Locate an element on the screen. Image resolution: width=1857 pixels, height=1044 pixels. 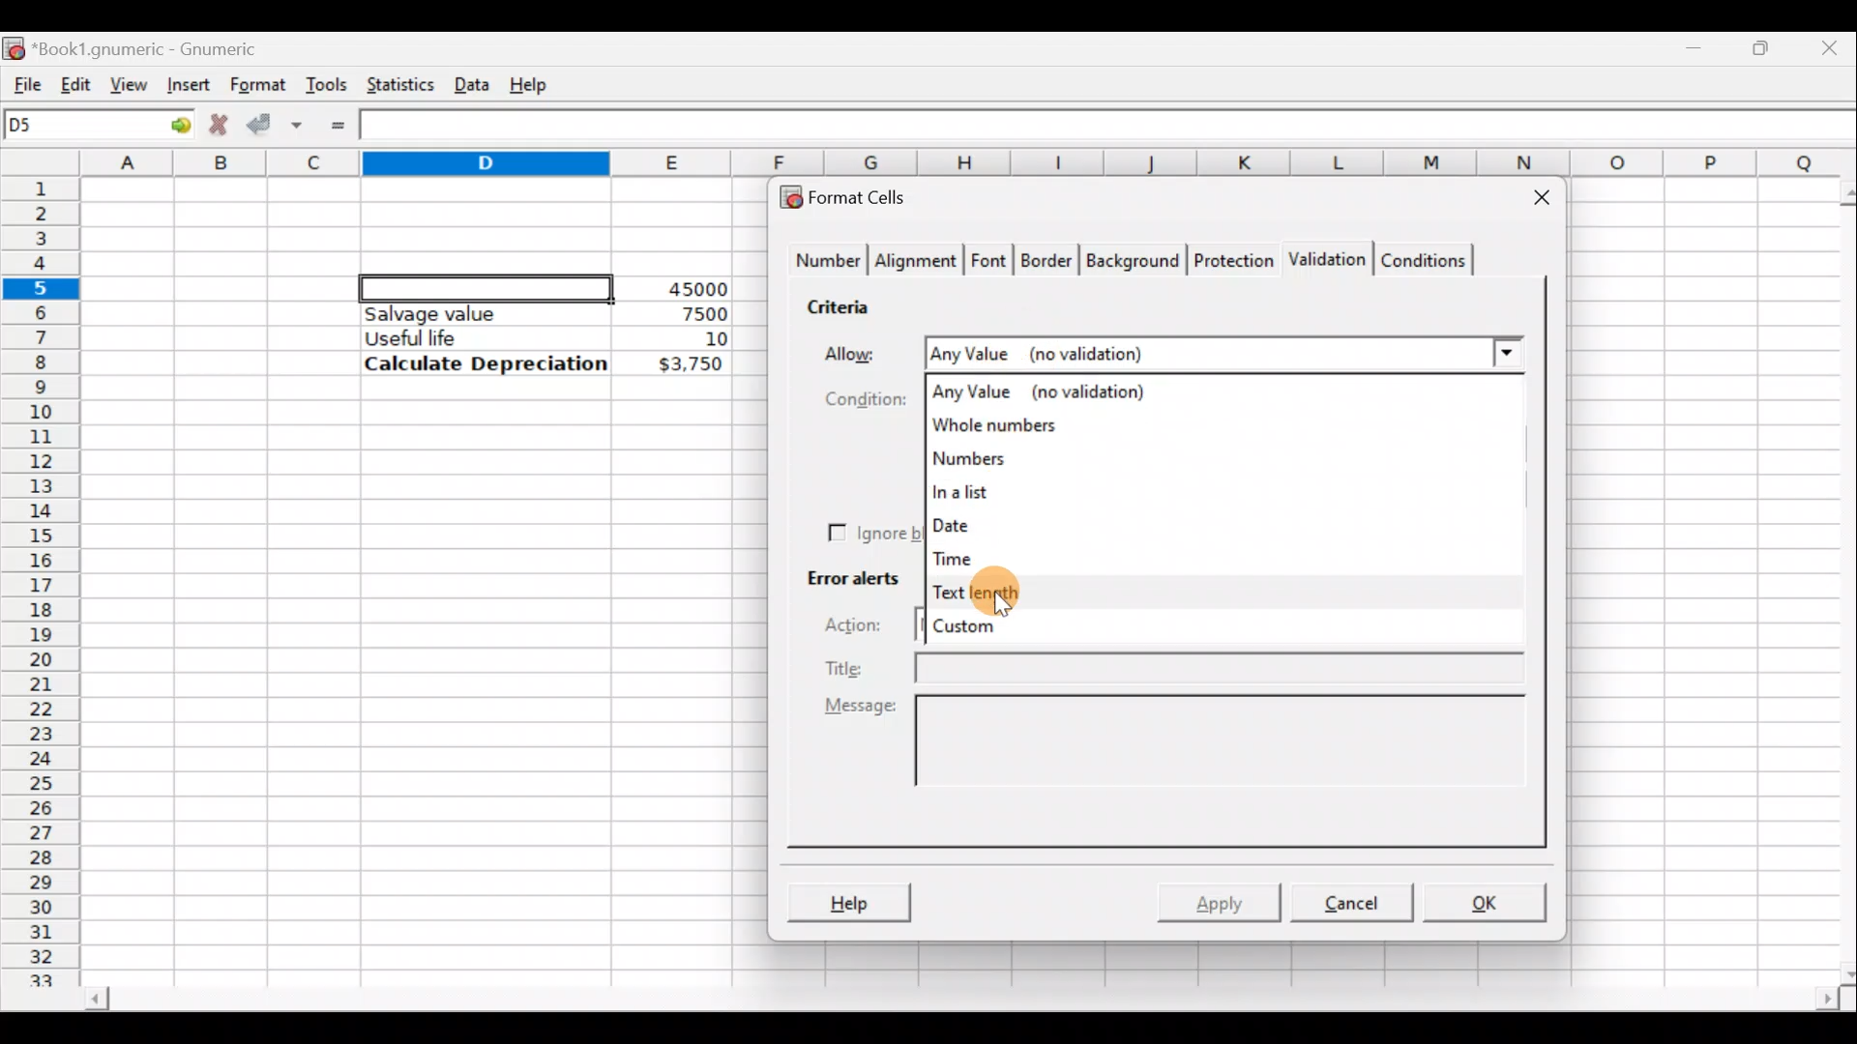
Calculate Depreciation is located at coordinates (486, 362).